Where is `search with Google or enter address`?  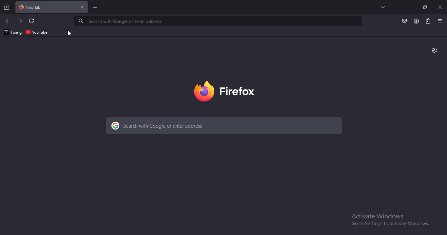
search with Google or enter address is located at coordinates (186, 125).